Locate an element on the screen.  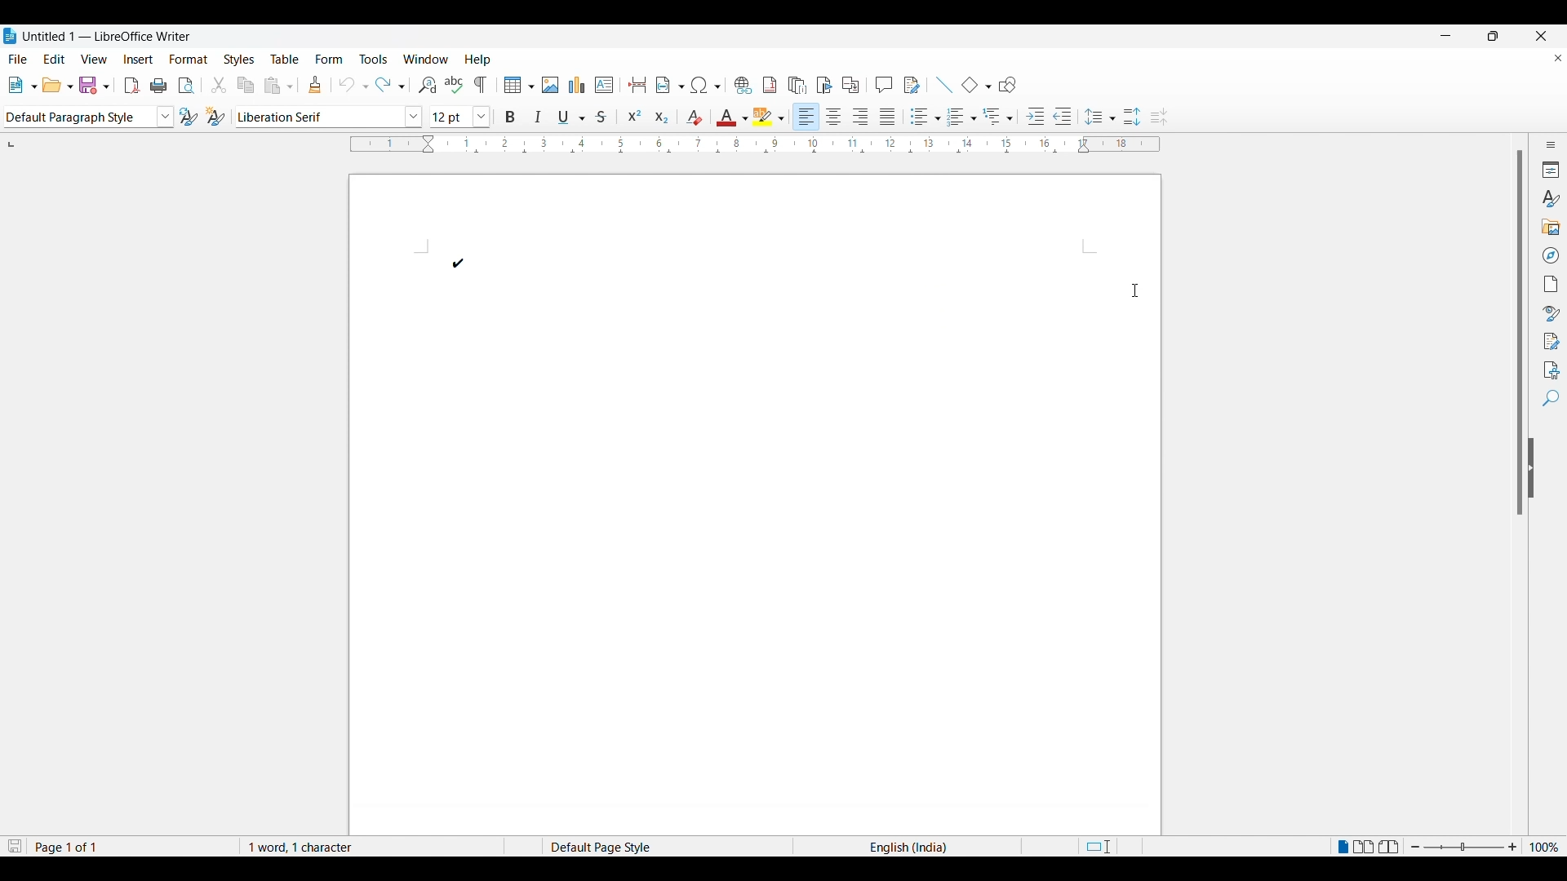
subscript is located at coordinates (661, 114).